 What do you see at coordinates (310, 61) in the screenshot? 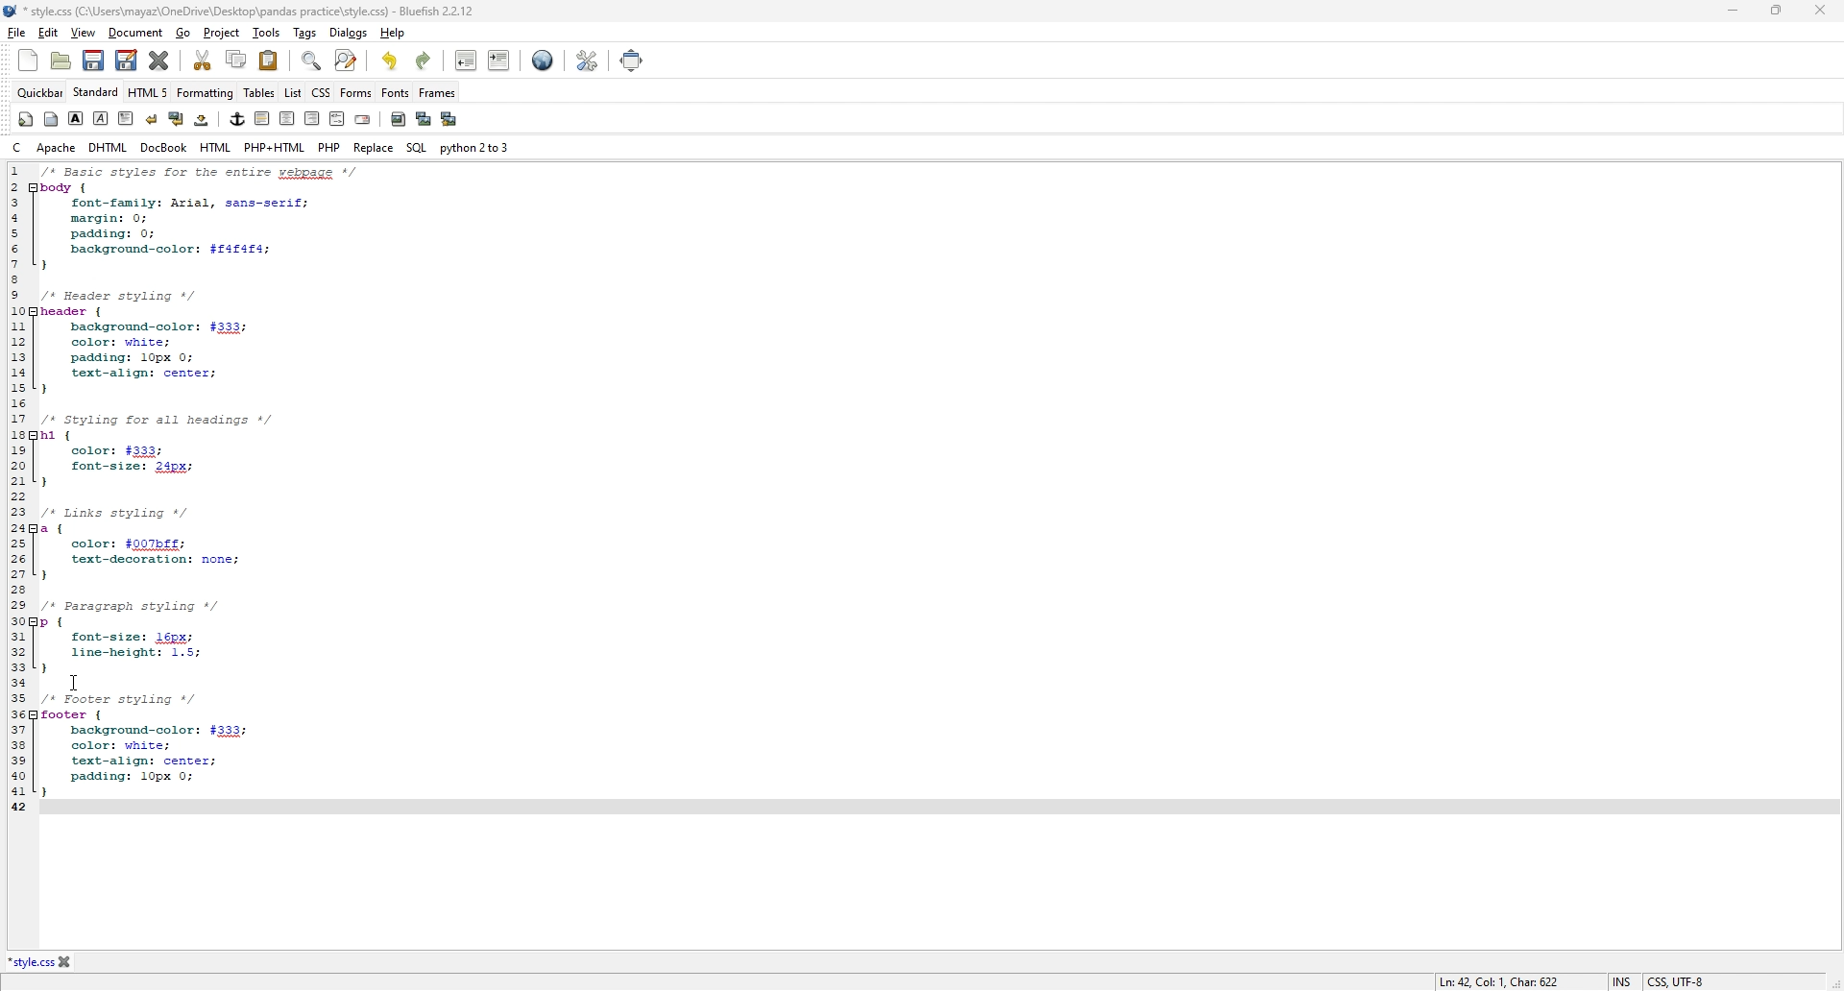
I see `find bar` at bounding box center [310, 61].